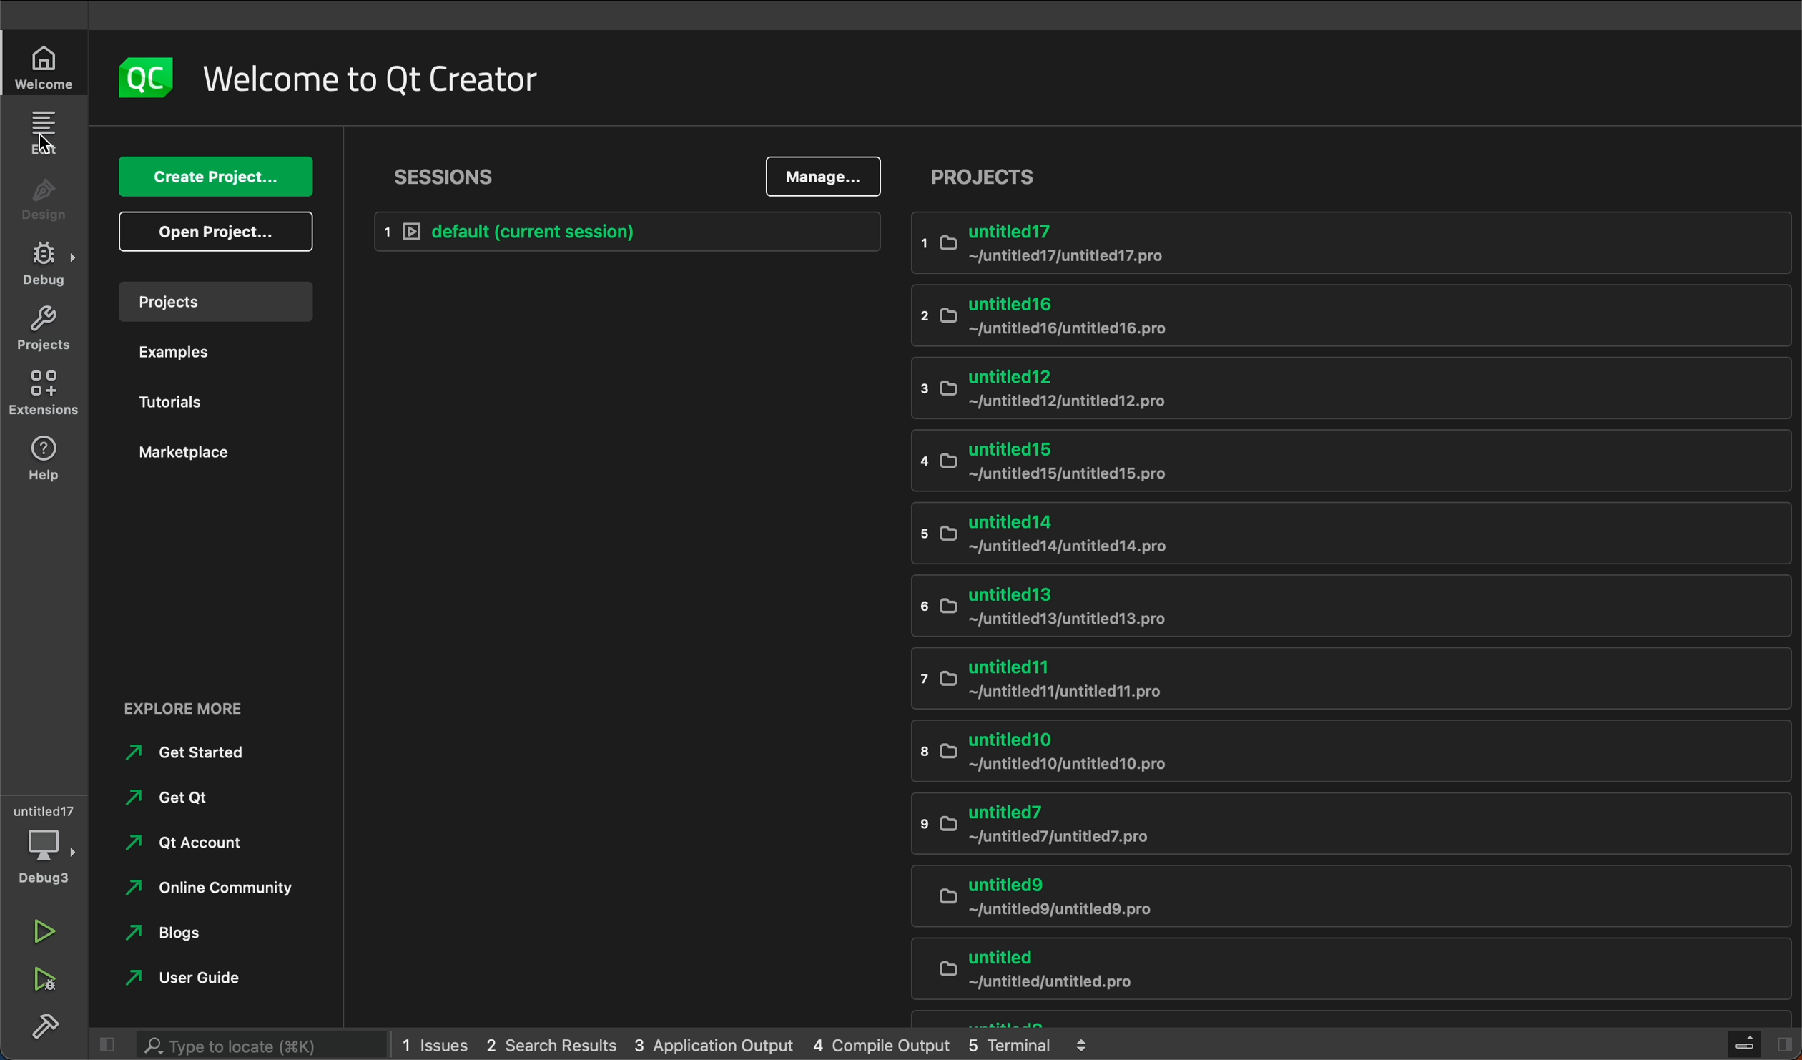  I want to click on run and debug, so click(52, 981).